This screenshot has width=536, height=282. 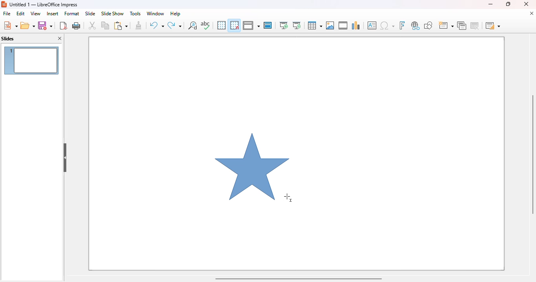 I want to click on export directly as PDF, so click(x=63, y=25).